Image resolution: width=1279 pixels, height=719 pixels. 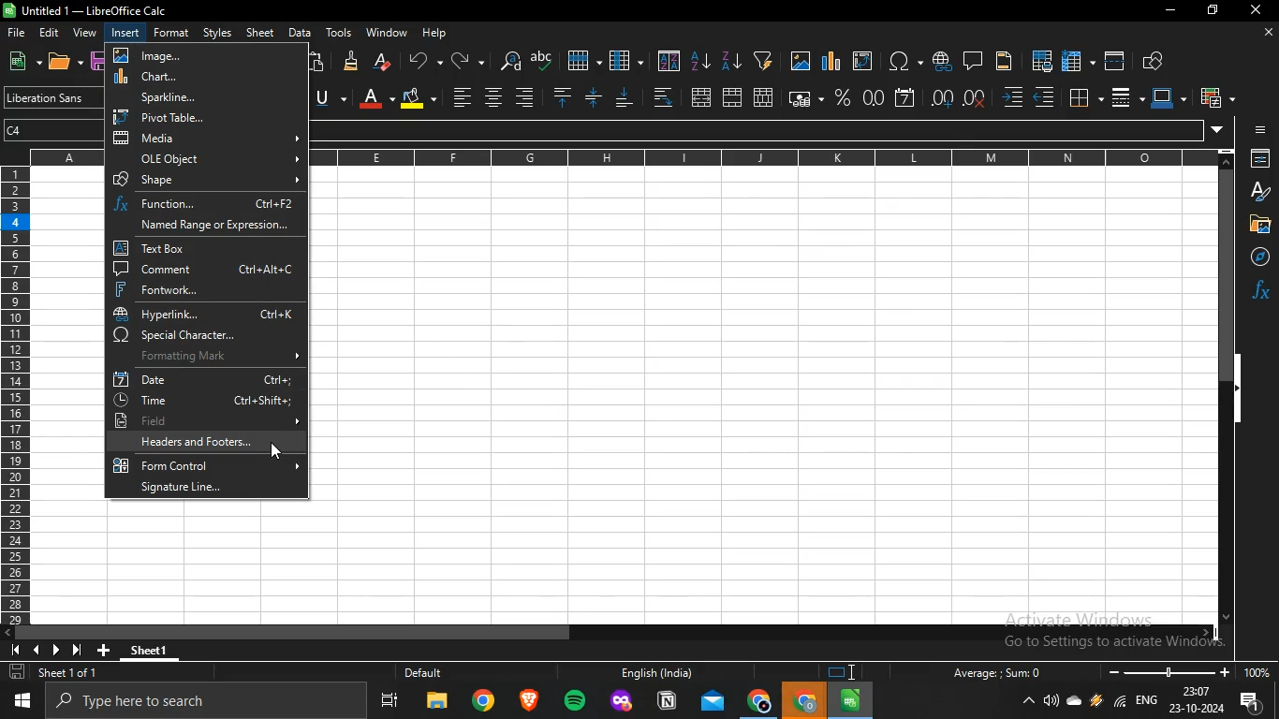 What do you see at coordinates (1073, 60) in the screenshot?
I see `freeze rows and columns` at bounding box center [1073, 60].